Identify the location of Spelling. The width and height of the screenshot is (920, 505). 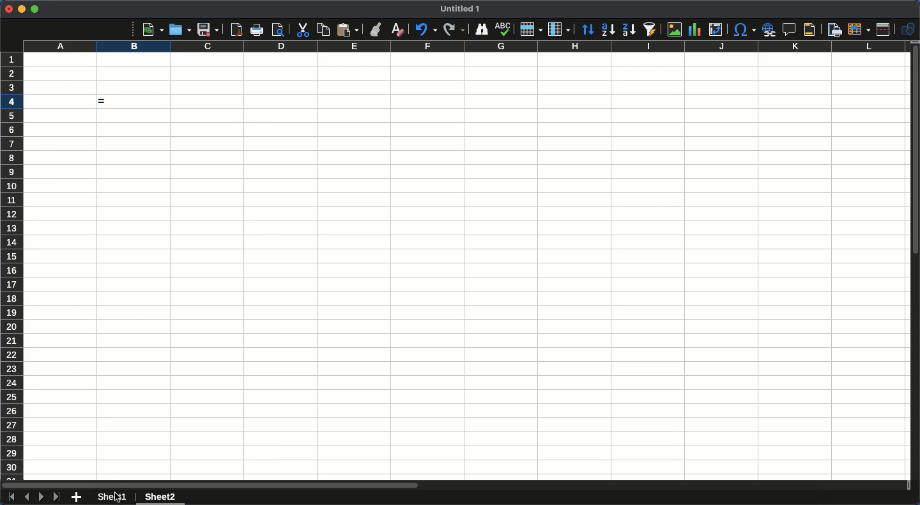
(503, 29).